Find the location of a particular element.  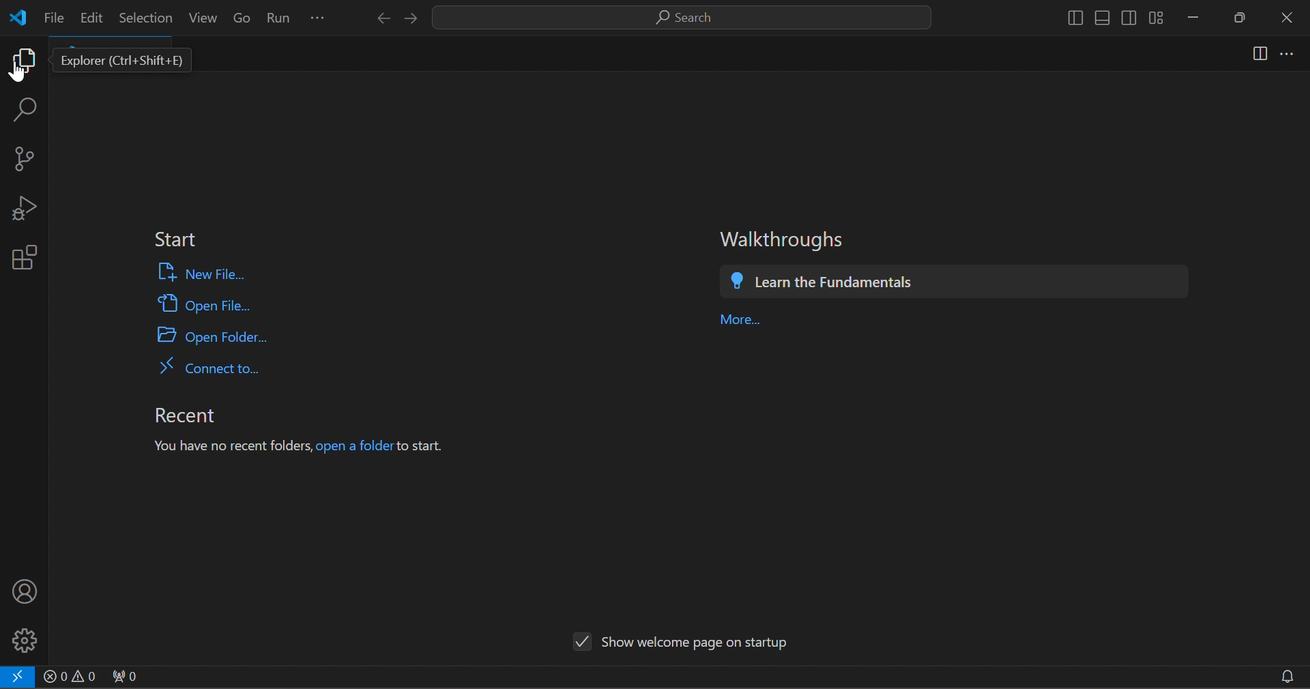

go is located at coordinates (243, 15).